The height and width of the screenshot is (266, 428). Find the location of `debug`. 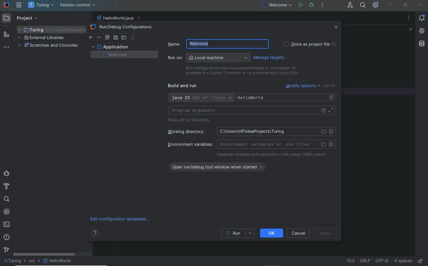

debug is located at coordinates (312, 5).